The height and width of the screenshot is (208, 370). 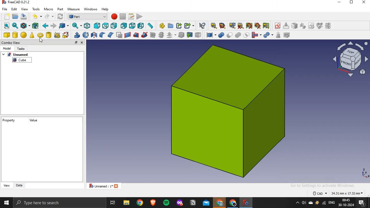 I want to click on bounding box, so click(x=35, y=26).